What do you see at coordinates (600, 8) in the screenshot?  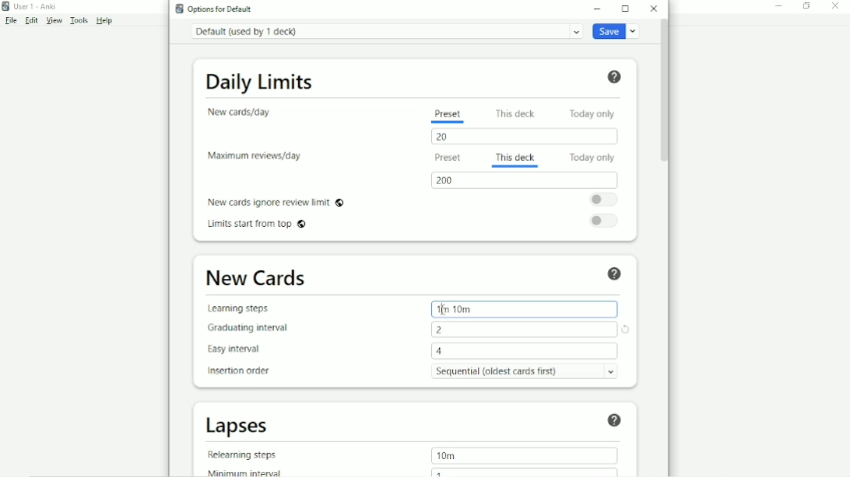 I see `Minimize` at bounding box center [600, 8].